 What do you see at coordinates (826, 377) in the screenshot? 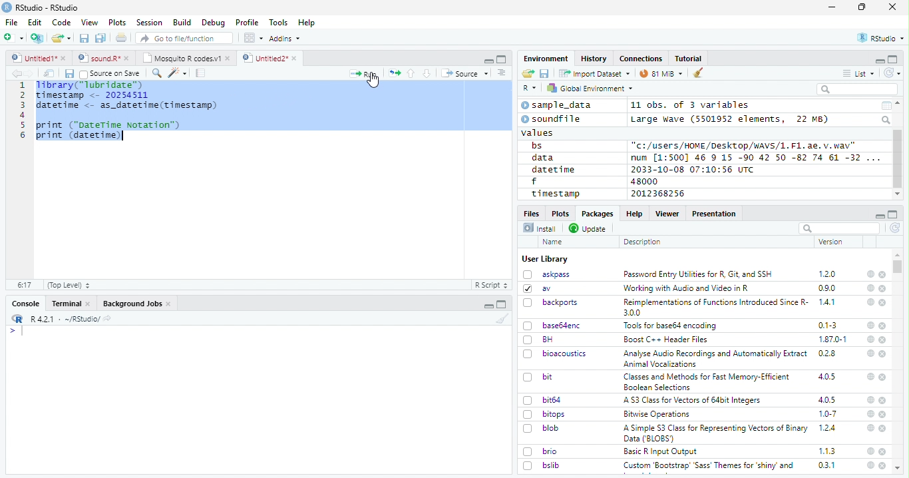
I see `4.0.5` at bounding box center [826, 377].